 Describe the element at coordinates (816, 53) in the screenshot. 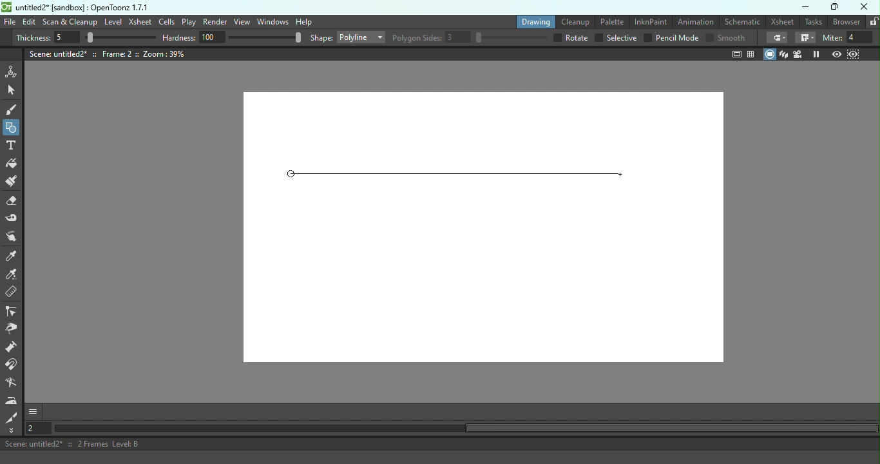

I see `Freeze` at that location.